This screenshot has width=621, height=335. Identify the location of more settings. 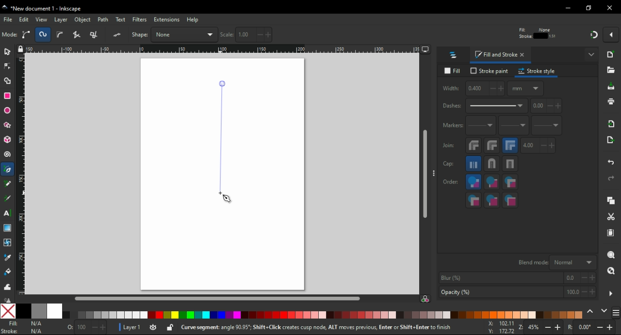
(611, 294).